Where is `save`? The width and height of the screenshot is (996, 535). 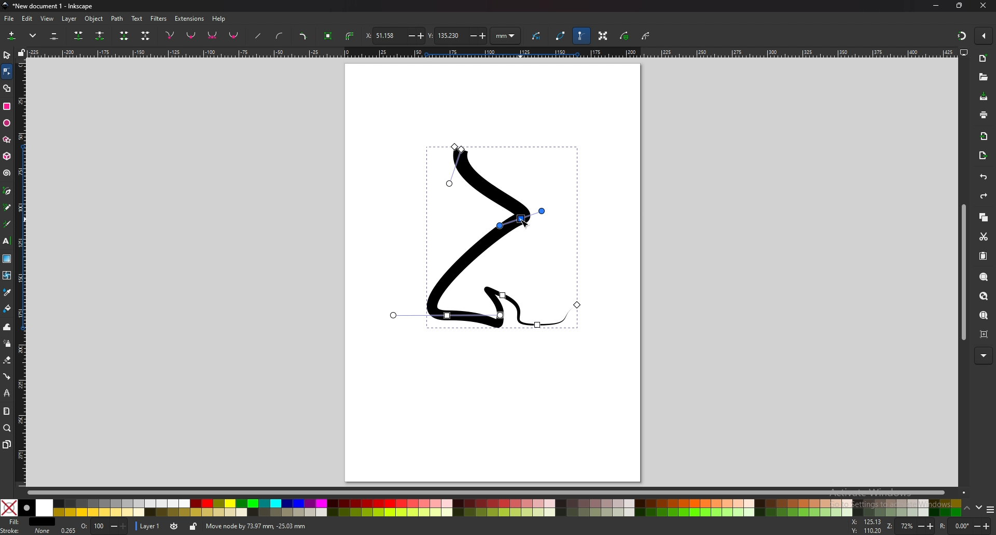
save is located at coordinates (983, 97).